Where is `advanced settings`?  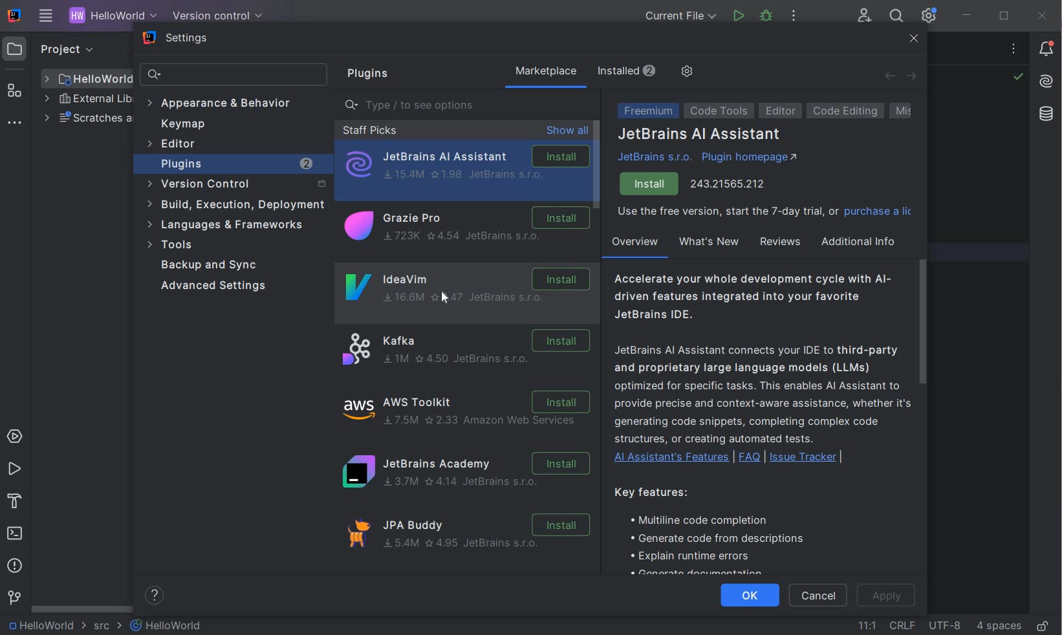
advanced settings is located at coordinates (219, 286).